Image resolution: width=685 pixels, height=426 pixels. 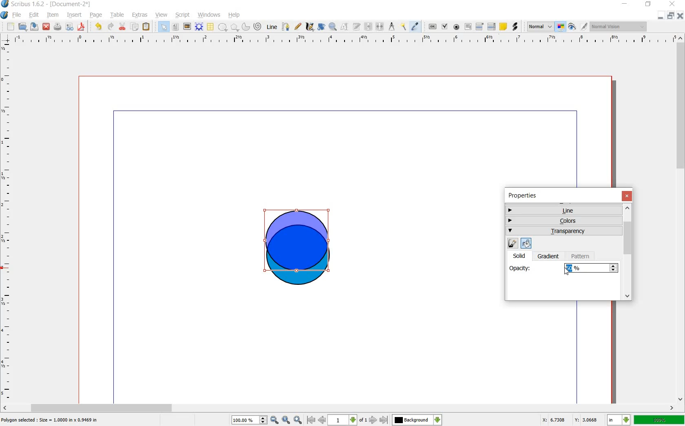 I want to click on text annotation, so click(x=504, y=27).